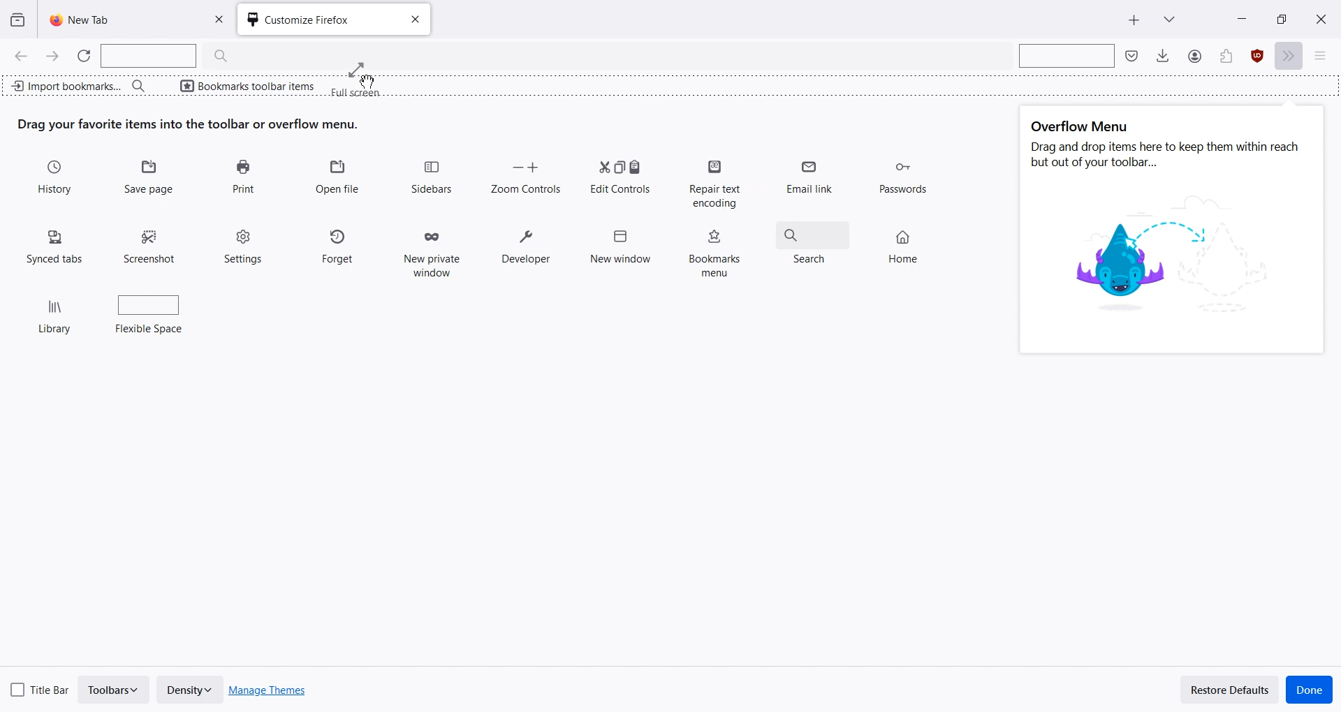 This screenshot has width=1341, height=712. What do you see at coordinates (1167, 145) in the screenshot?
I see `Text` at bounding box center [1167, 145].